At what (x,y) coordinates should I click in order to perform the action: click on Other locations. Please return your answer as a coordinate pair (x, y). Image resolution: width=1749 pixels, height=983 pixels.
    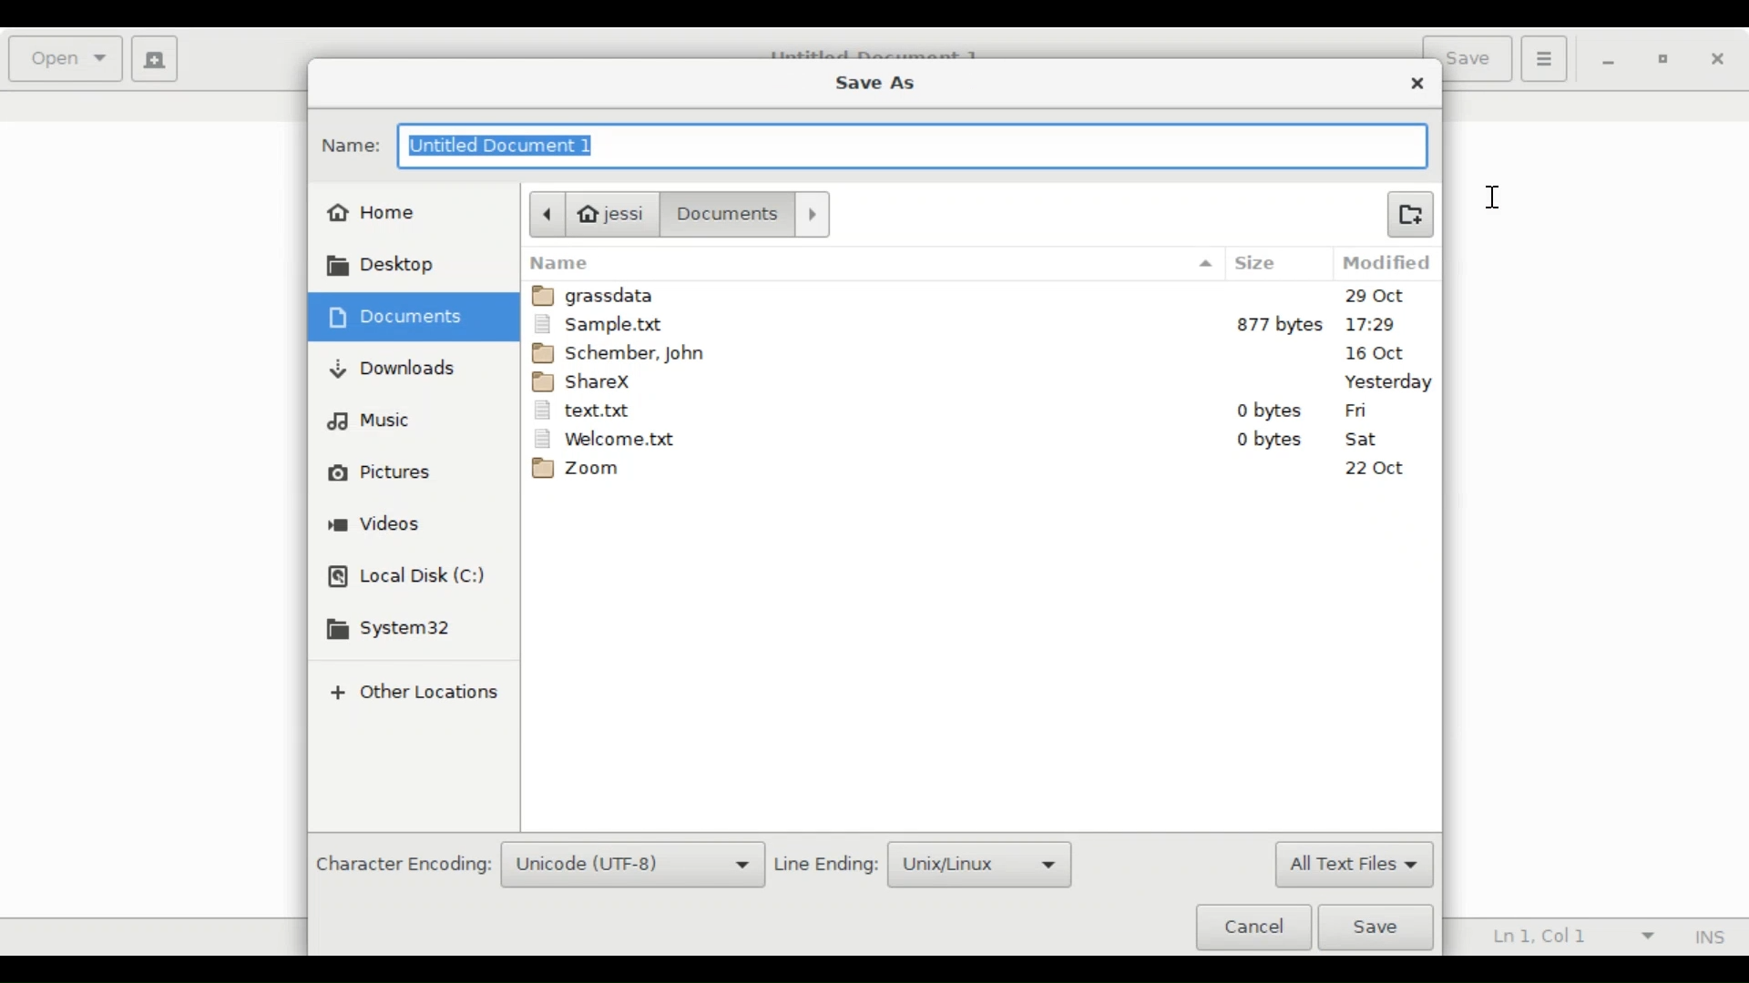
    Looking at the image, I should click on (412, 694).